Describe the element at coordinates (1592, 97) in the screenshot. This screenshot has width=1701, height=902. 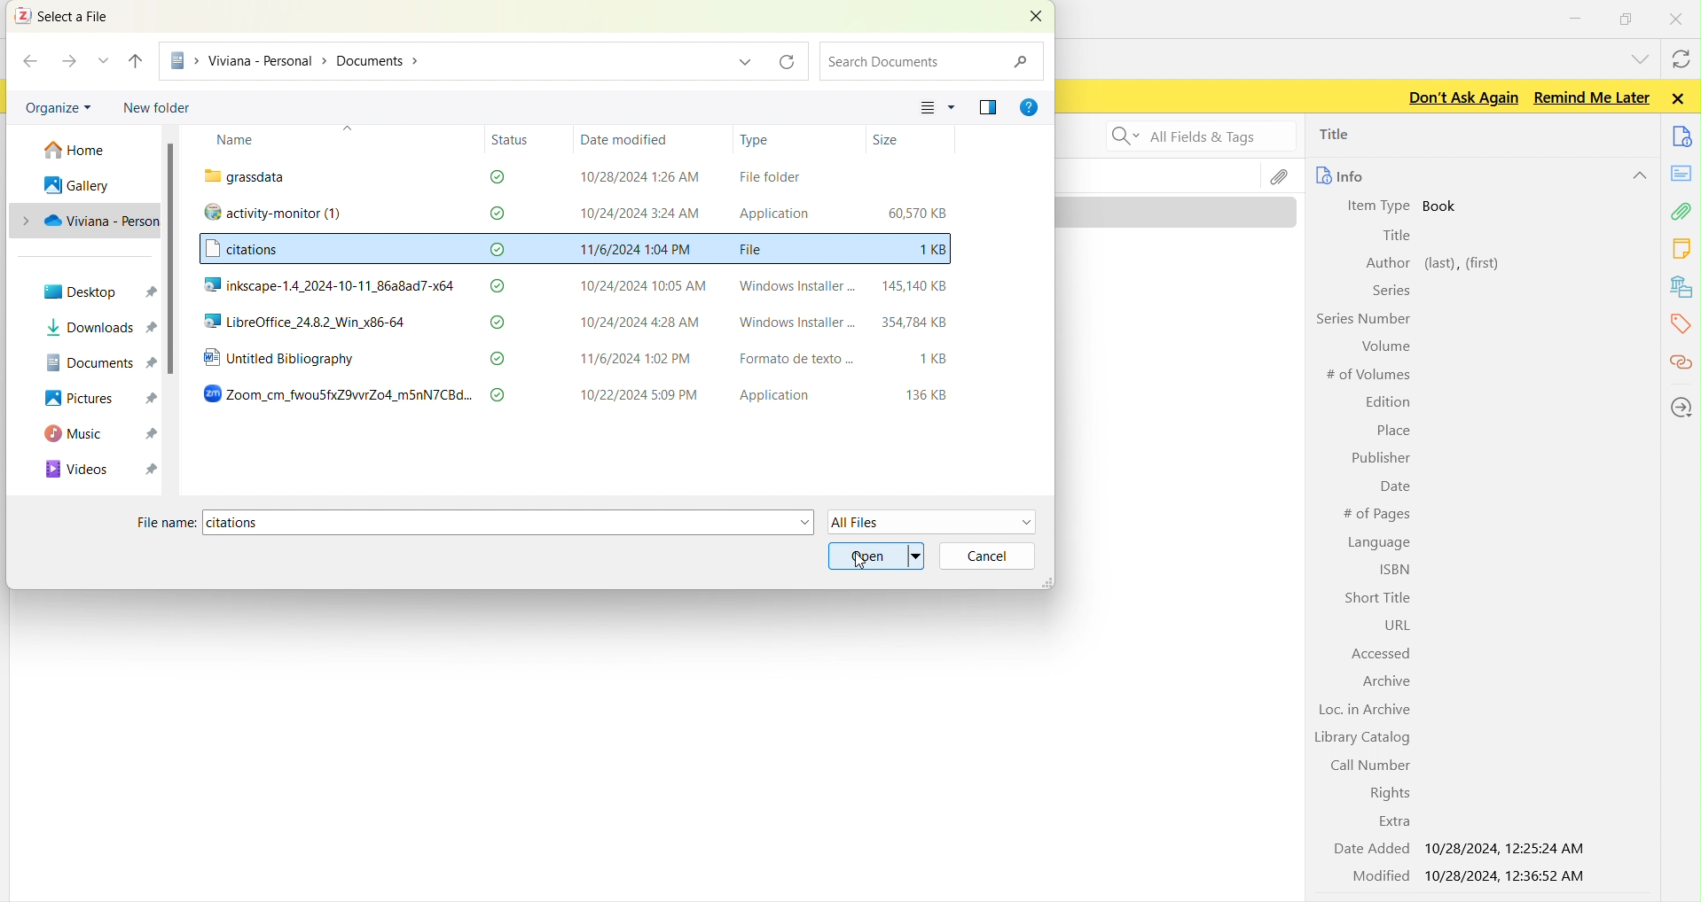
I see `Remind me later` at that location.